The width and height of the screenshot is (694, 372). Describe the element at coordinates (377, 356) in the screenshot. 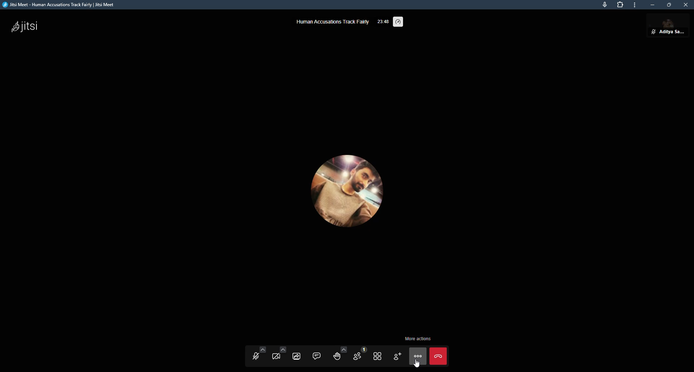

I see `toggle tile view` at that location.